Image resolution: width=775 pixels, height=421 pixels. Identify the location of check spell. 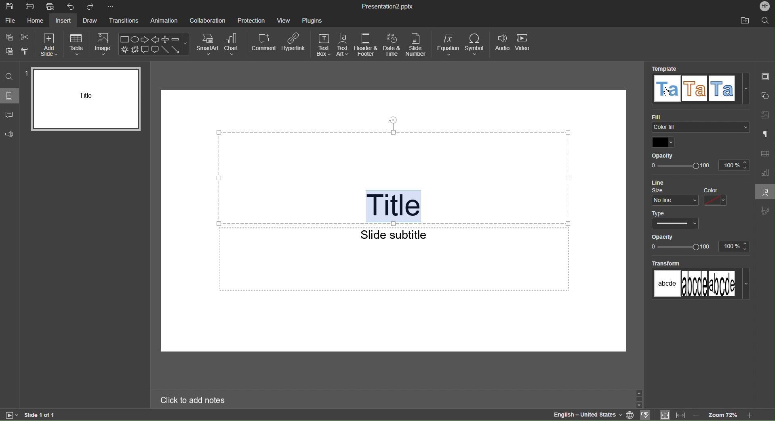
(646, 415).